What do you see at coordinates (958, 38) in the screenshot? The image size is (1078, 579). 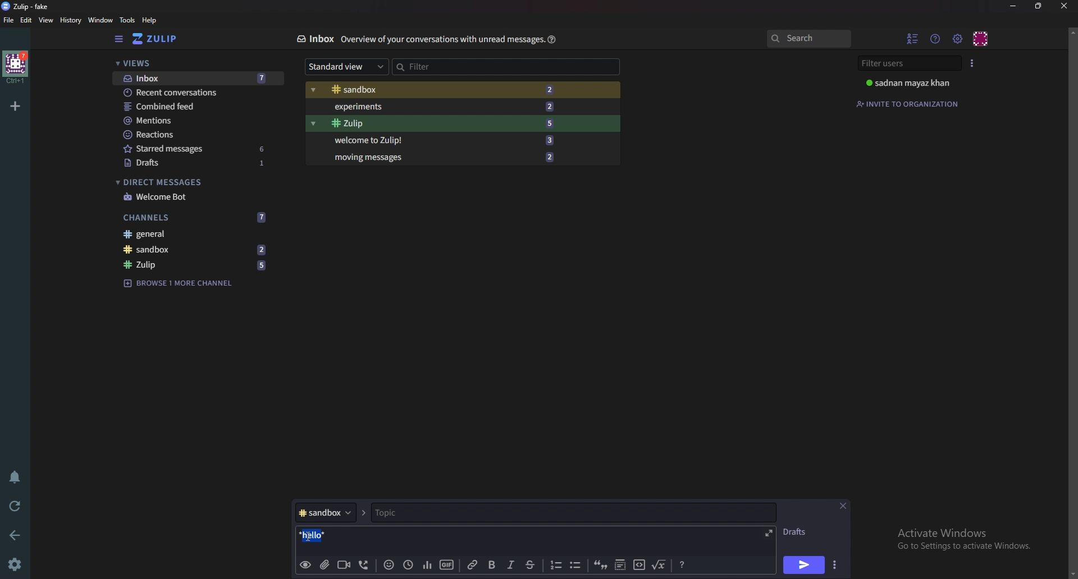 I see `Main menu` at bounding box center [958, 38].